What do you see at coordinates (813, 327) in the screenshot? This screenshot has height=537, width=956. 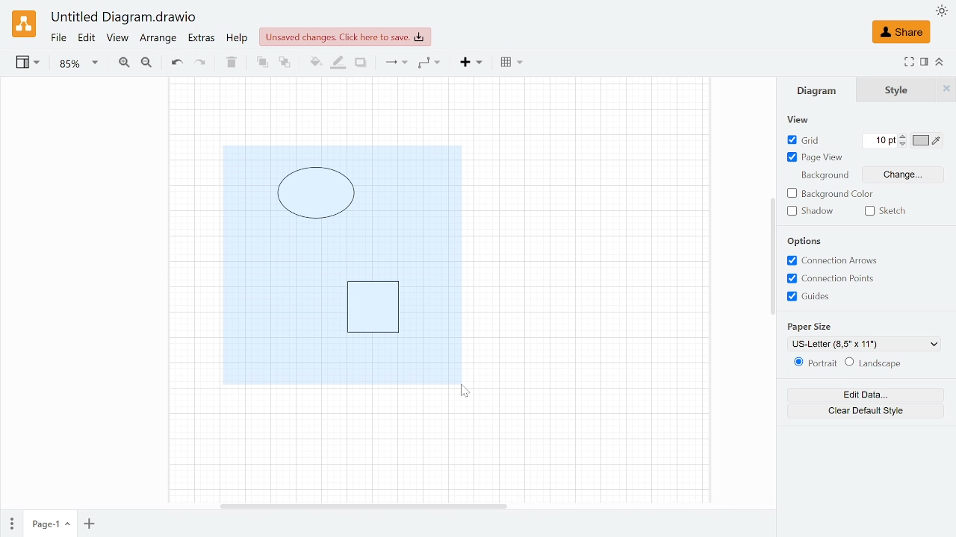 I see `paper size` at bounding box center [813, 327].